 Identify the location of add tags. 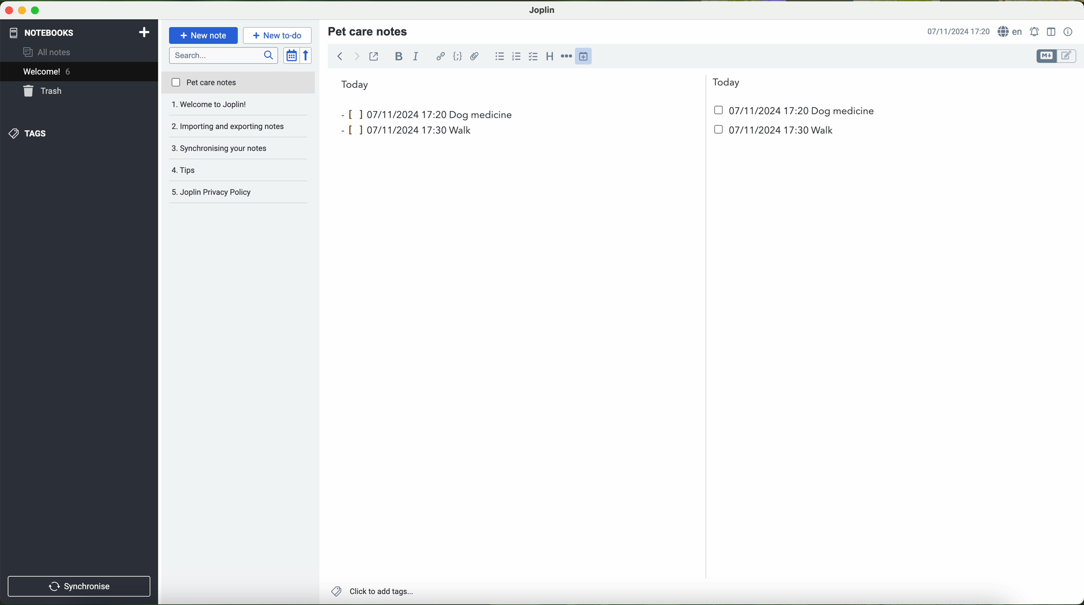
(372, 592).